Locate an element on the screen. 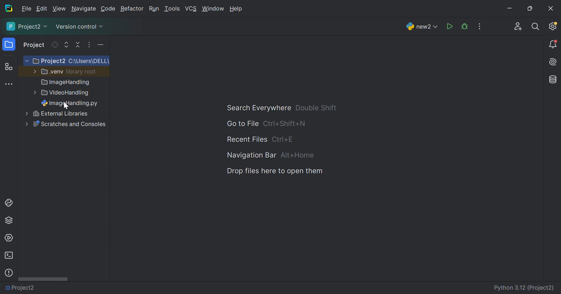  Minimize is located at coordinates (511, 9).